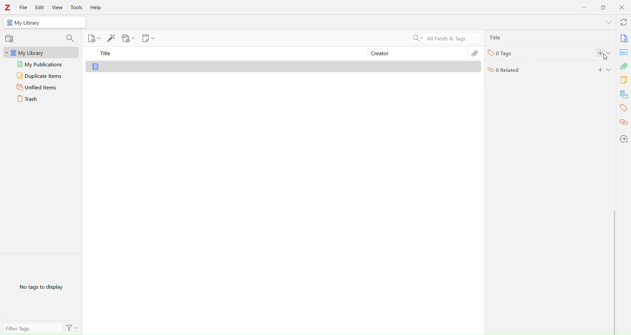 The image size is (631, 335). Describe the element at coordinates (9, 39) in the screenshot. I see `record` at that location.